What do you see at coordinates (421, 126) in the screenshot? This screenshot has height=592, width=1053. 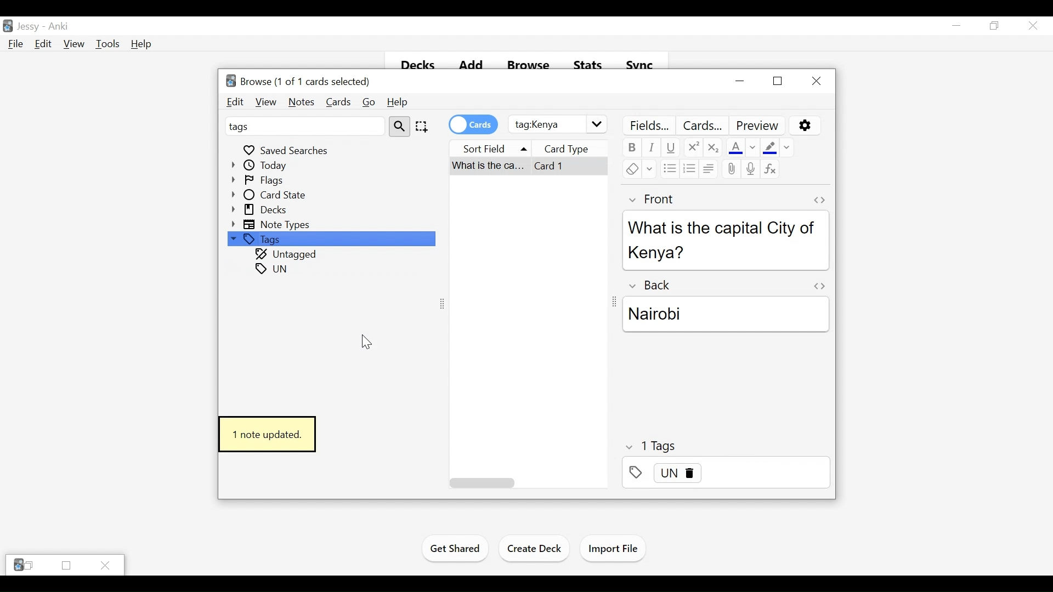 I see `Selection Tool` at bounding box center [421, 126].